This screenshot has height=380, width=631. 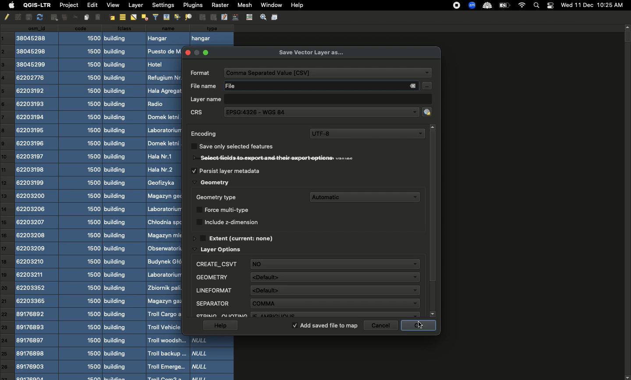 What do you see at coordinates (112, 17) in the screenshot?
I see `Align right` at bounding box center [112, 17].